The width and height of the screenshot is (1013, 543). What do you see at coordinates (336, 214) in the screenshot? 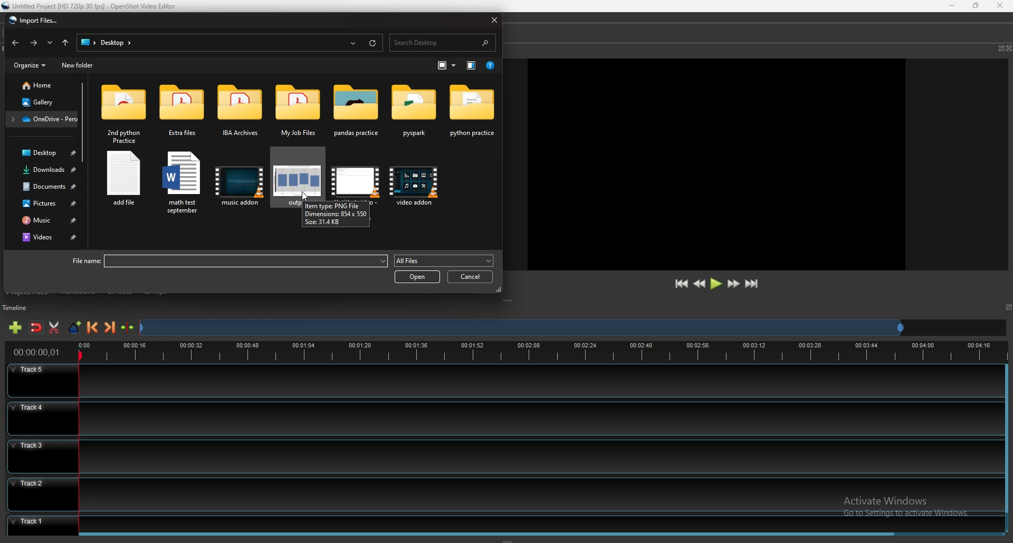
I see `cursor description` at bounding box center [336, 214].